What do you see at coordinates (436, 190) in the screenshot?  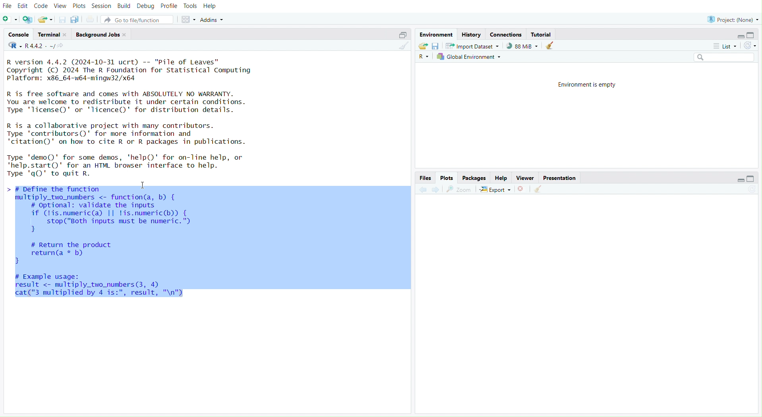 I see `Go forward to the next source location (Ctrl + F10)` at bounding box center [436, 190].